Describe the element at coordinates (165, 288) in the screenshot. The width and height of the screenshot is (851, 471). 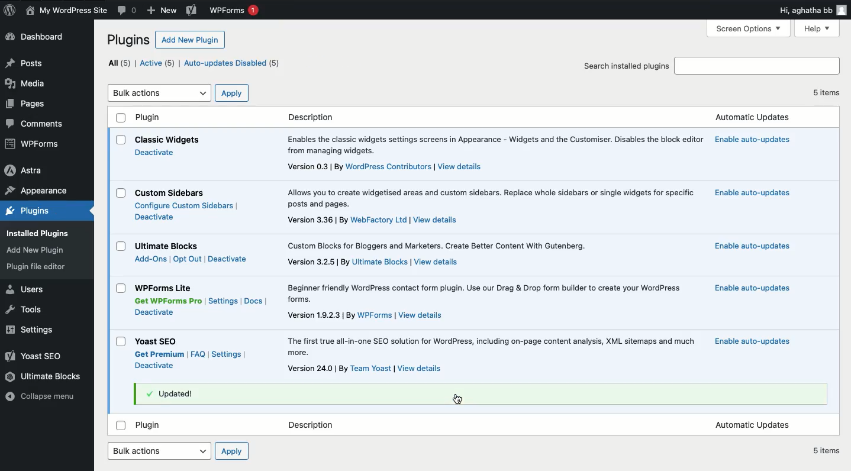
I see `Plugin` at that location.